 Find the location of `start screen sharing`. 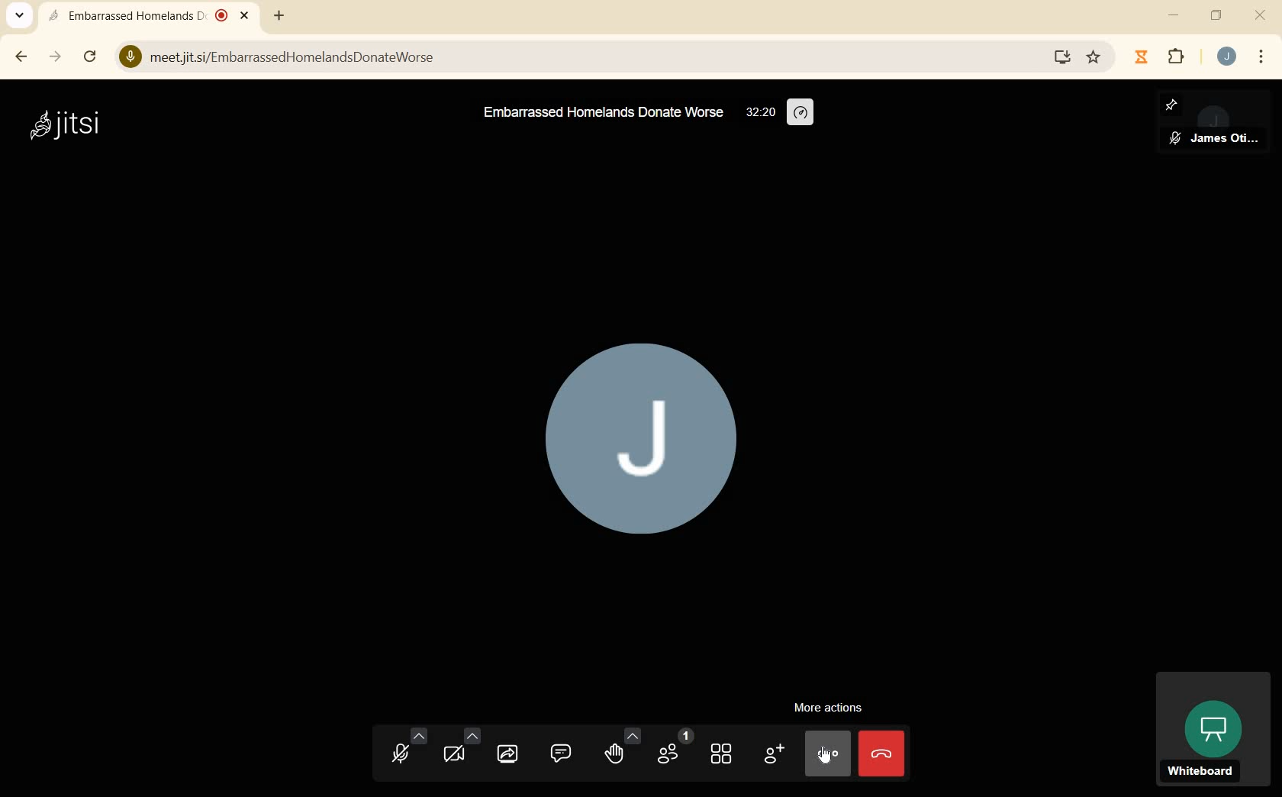

start screen sharing is located at coordinates (508, 755).